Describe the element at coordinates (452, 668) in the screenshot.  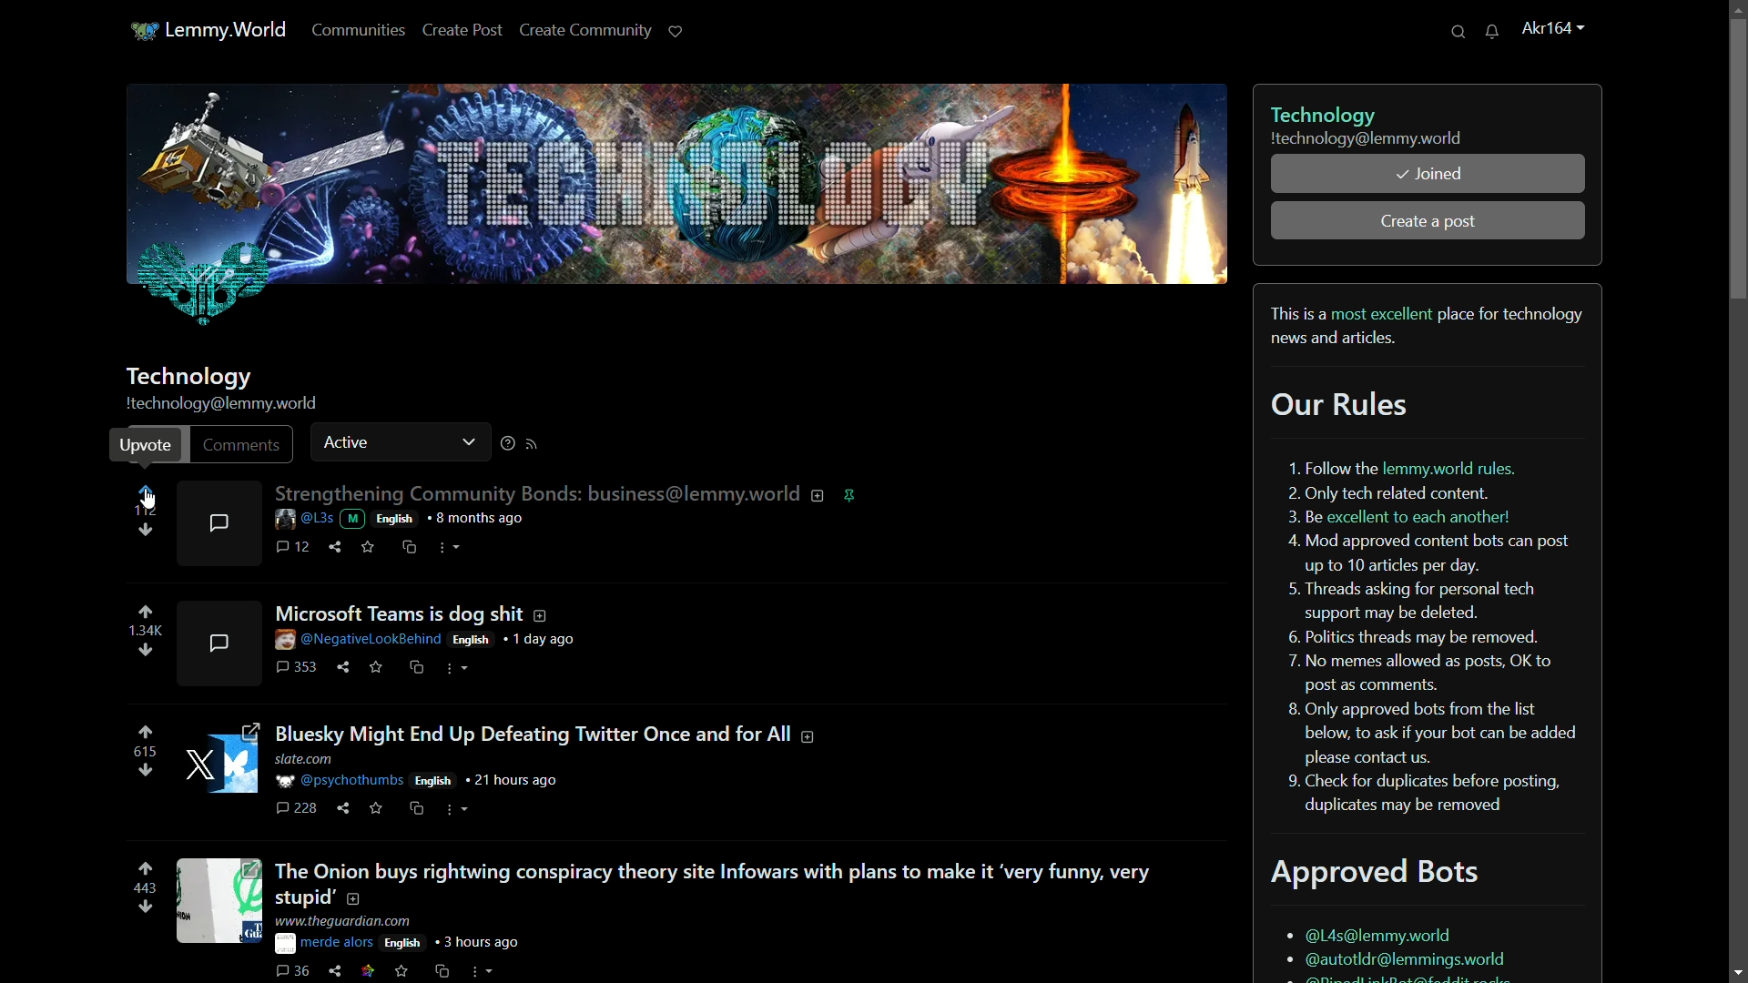
I see `more` at that location.